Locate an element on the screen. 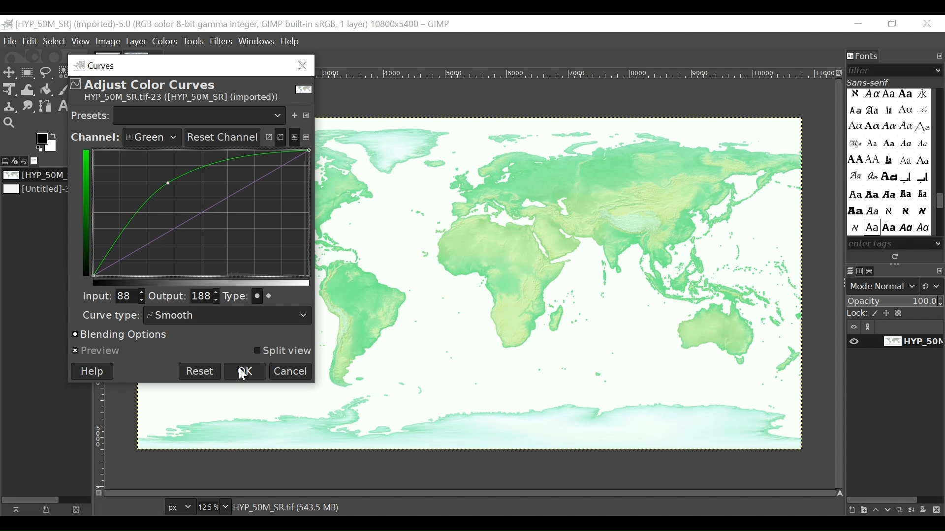 The height and width of the screenshot is (531, 945). Preview is located at coordinates (97, 351).